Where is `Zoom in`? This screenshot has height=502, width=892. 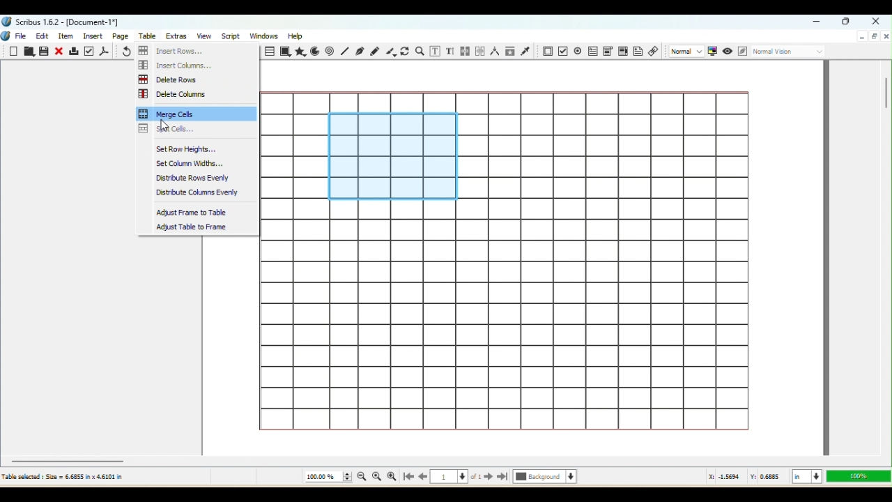
Zoom in is located at coordinates (392, 477).